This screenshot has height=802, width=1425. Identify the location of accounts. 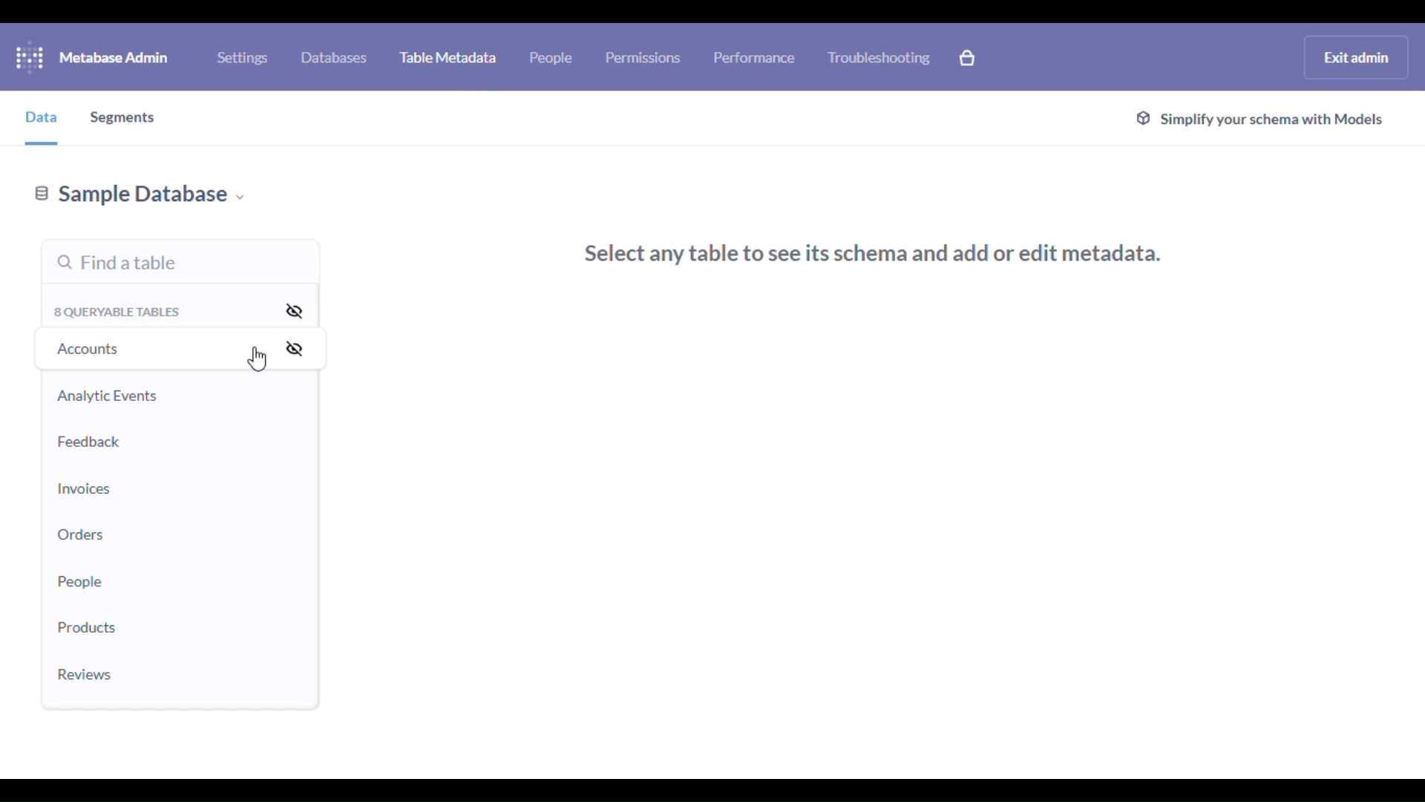
(92, 349).